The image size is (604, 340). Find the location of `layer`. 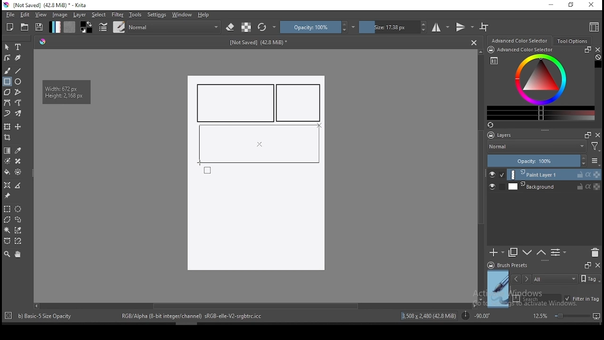

layer is located at coordinates (554, 187).